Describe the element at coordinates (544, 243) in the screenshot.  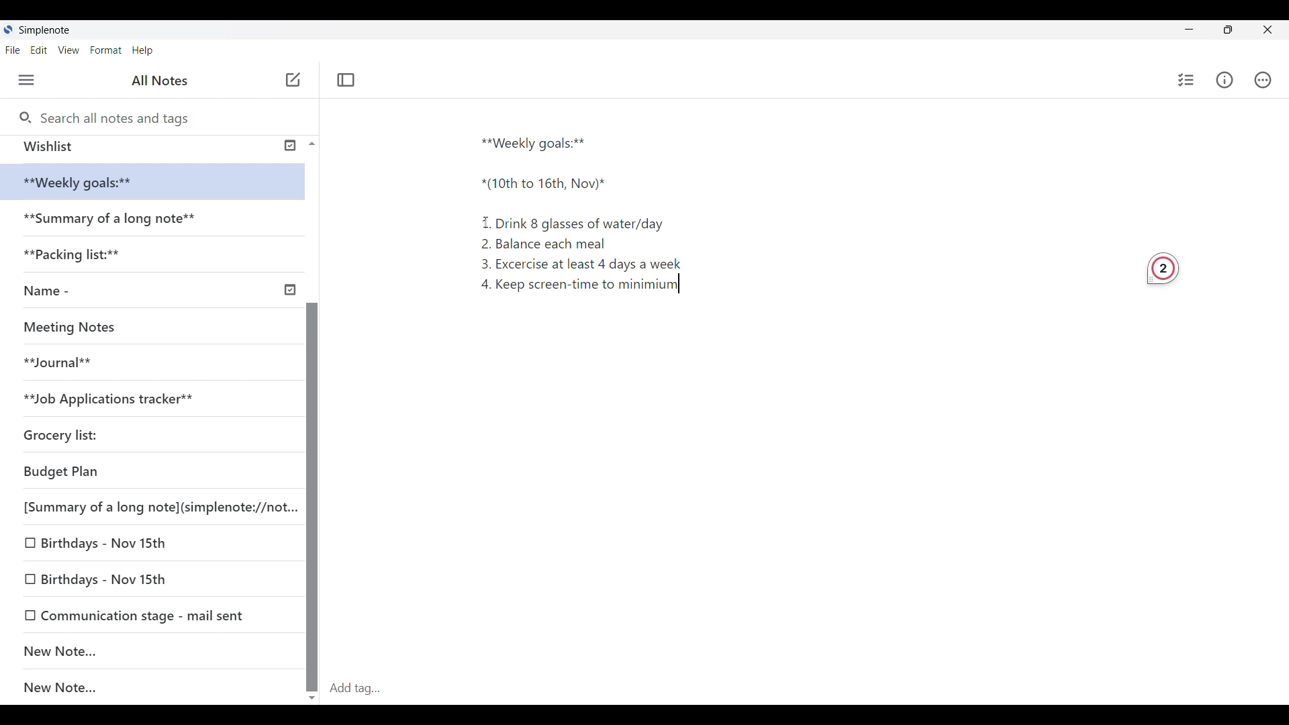
I see `2. Balance each meal` at that location.